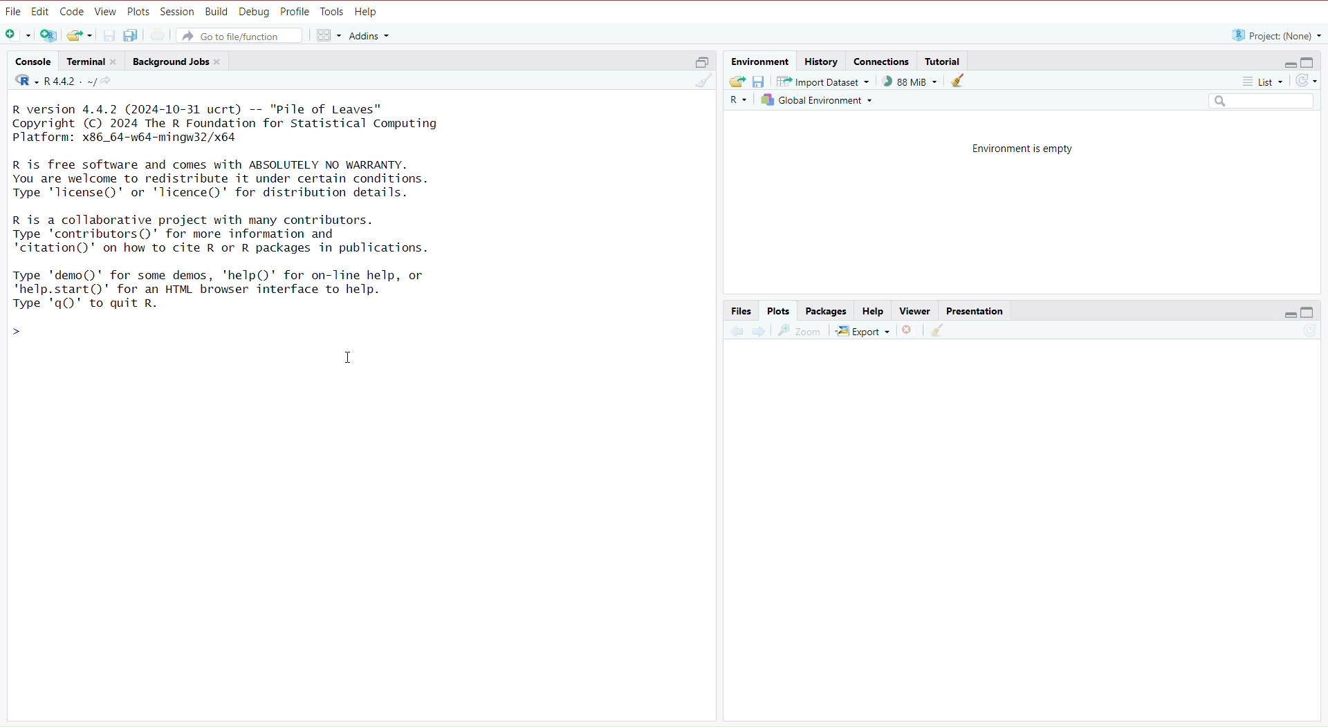  I want to click on import dataset, so click(827, 81).